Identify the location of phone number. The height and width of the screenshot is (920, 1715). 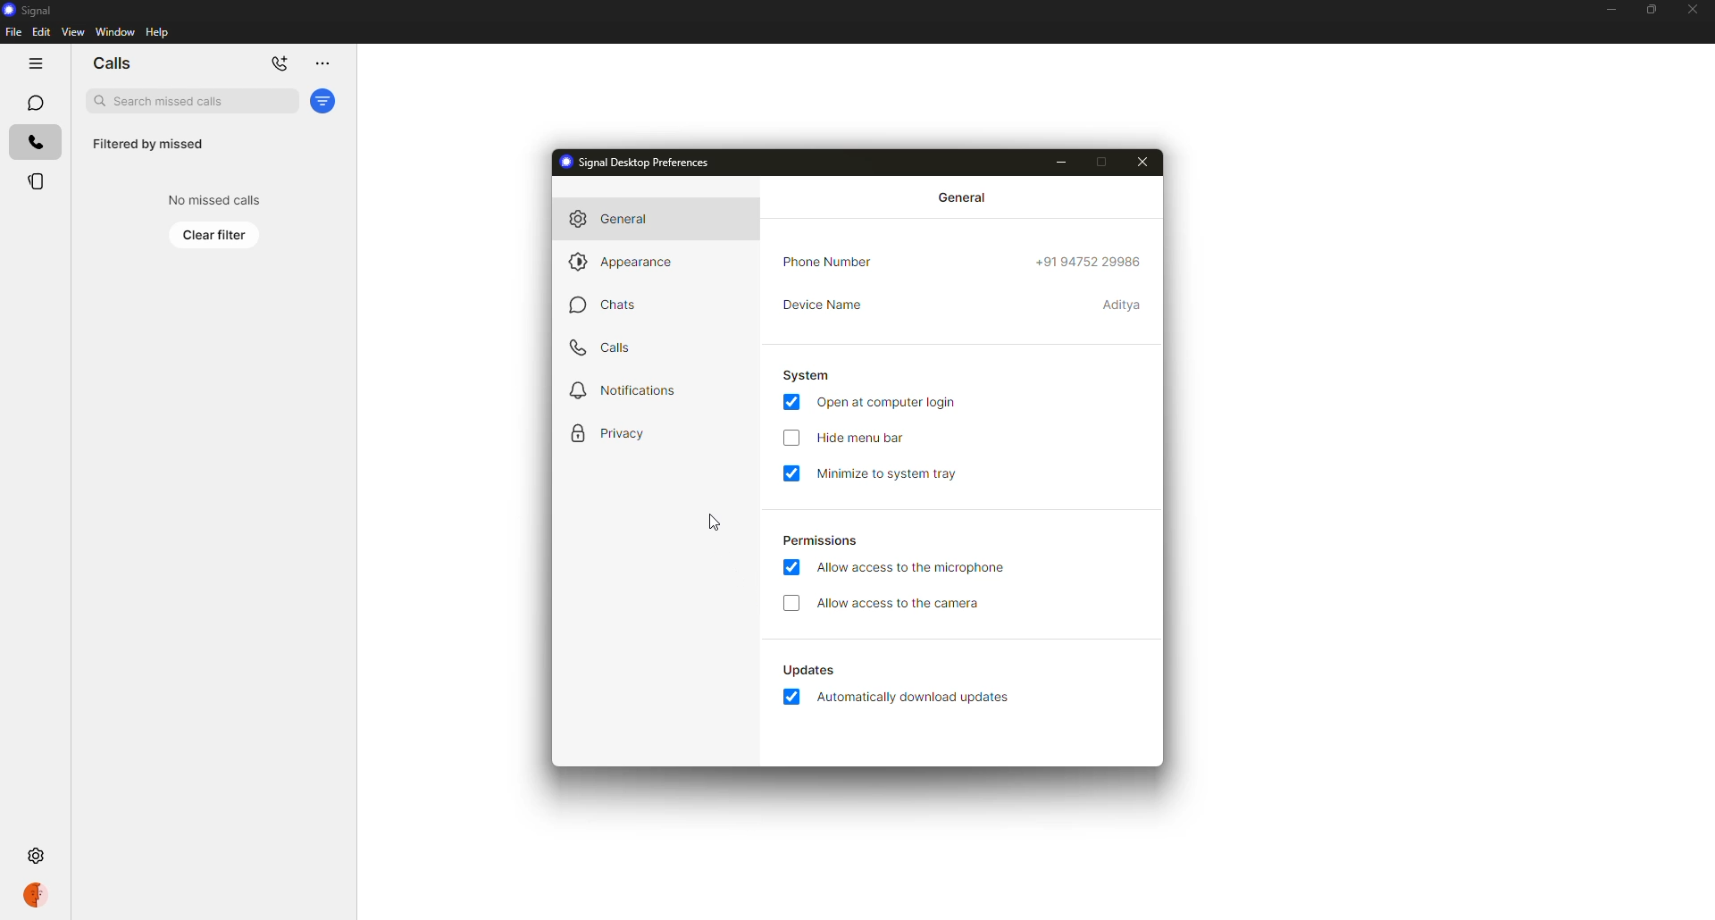
(1091, 261).